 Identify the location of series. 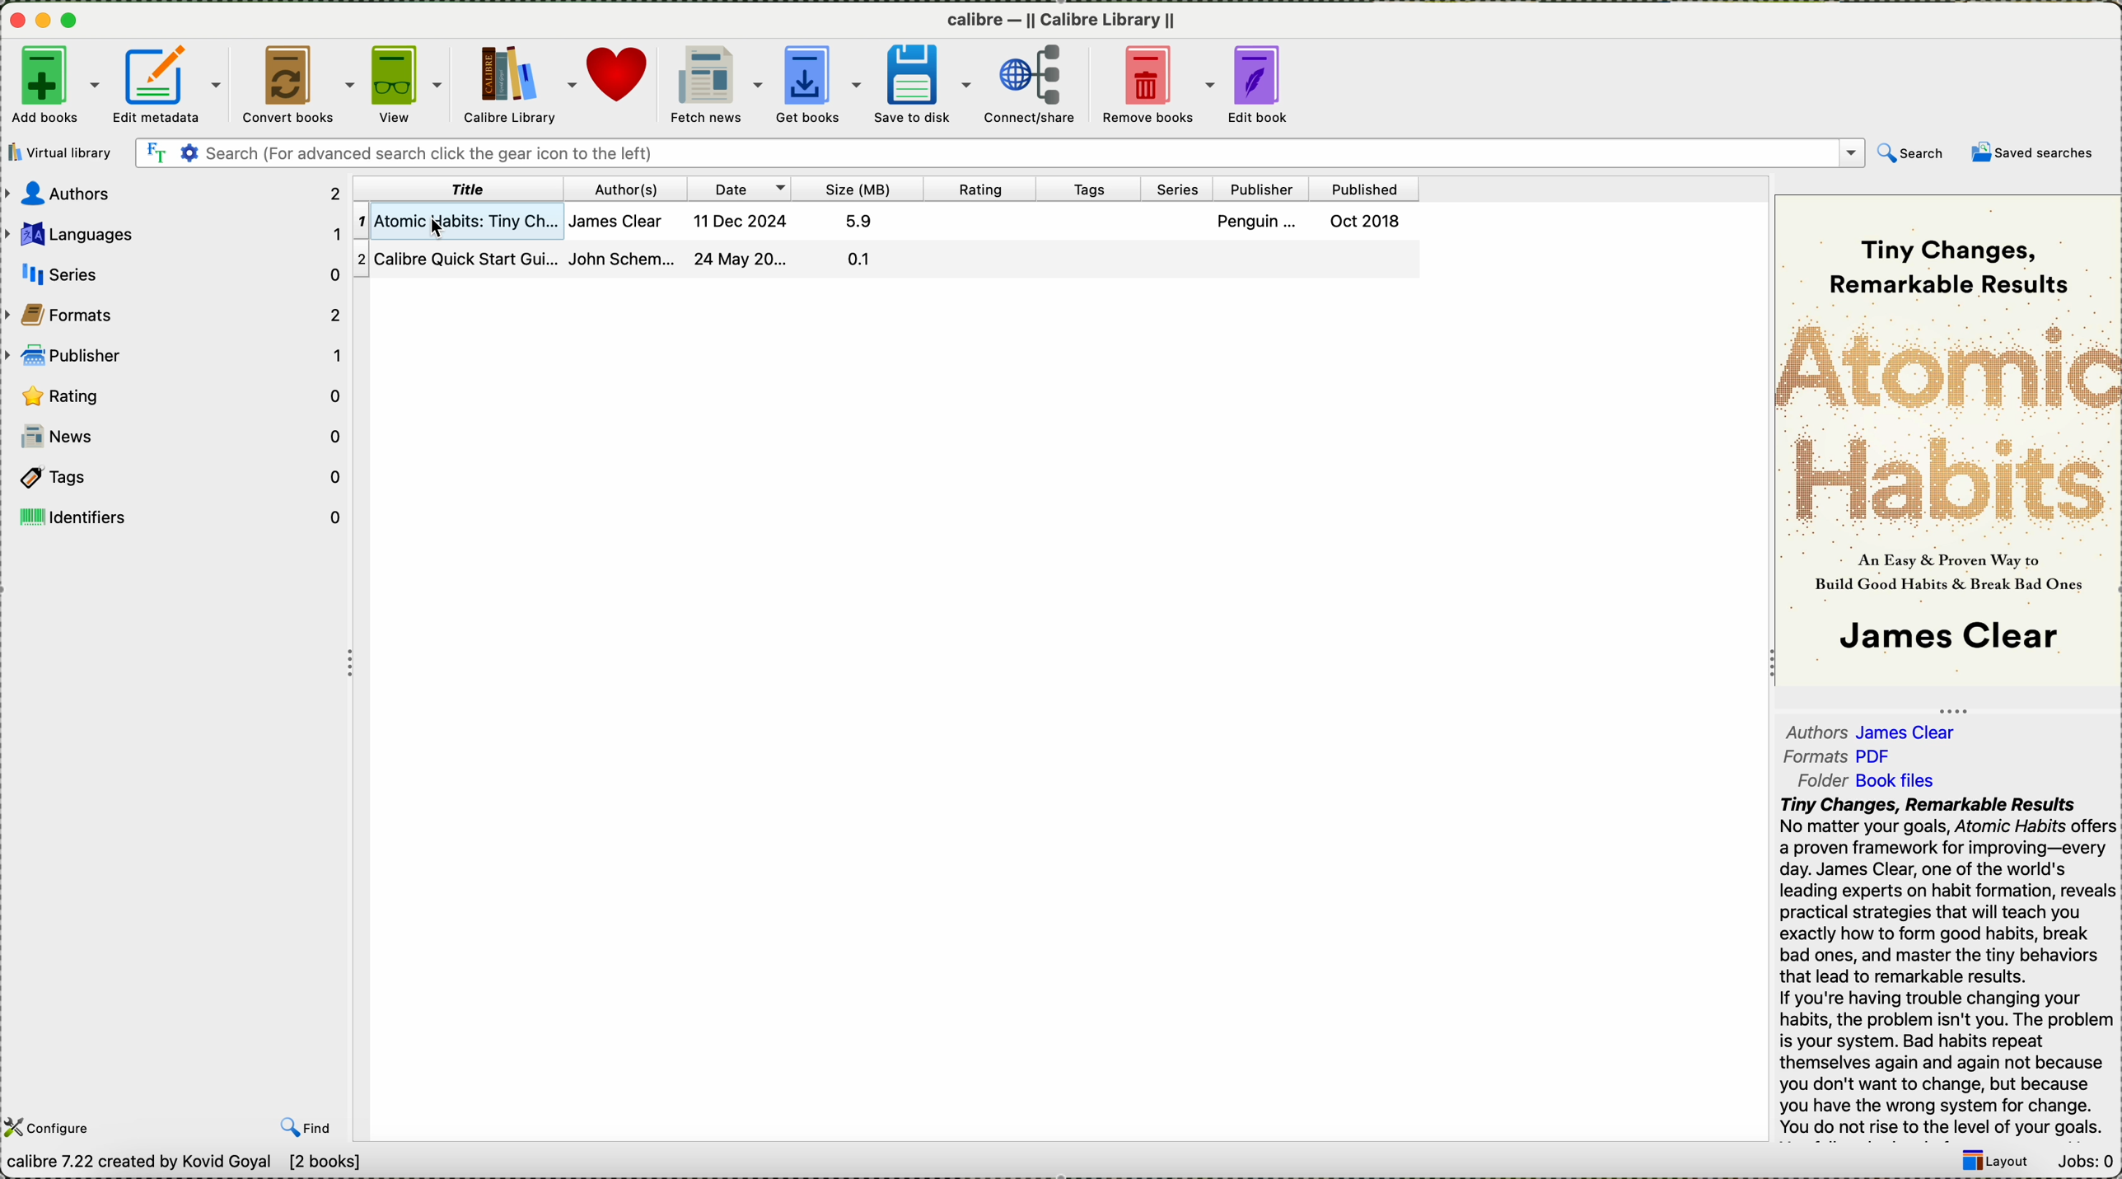
(175, 272).